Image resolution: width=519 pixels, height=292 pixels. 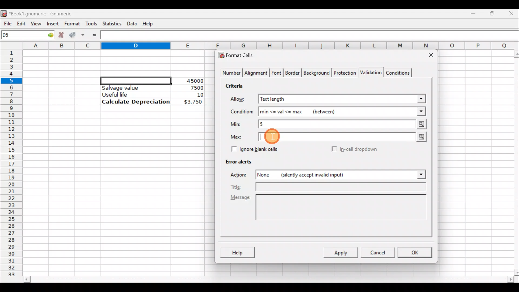 I want to click on Gnumeric logo, so click(x=4, y=13).